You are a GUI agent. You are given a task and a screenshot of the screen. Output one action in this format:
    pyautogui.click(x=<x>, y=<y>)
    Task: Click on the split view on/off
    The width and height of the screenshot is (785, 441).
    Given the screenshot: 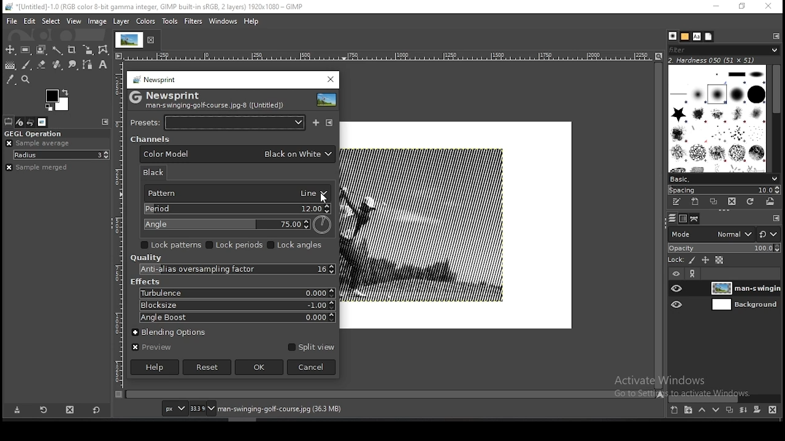 What is the action you would take?
    pyautogui.click(x=310, y=347)
    